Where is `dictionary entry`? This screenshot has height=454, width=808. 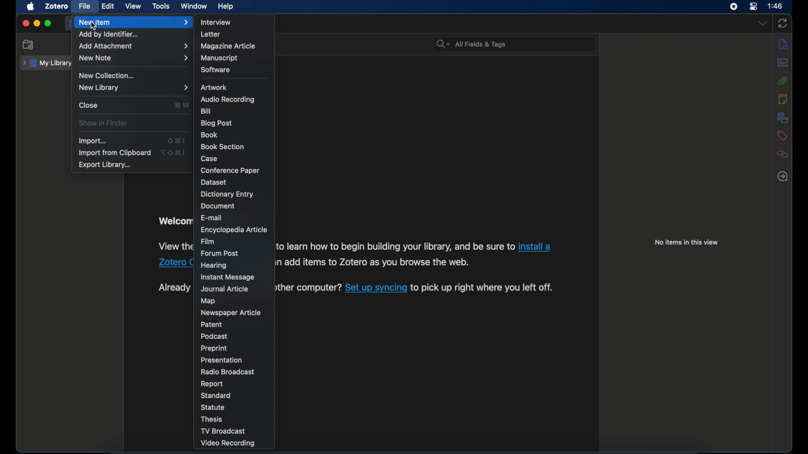
dictionary entry is located at coordinates (227, 194).